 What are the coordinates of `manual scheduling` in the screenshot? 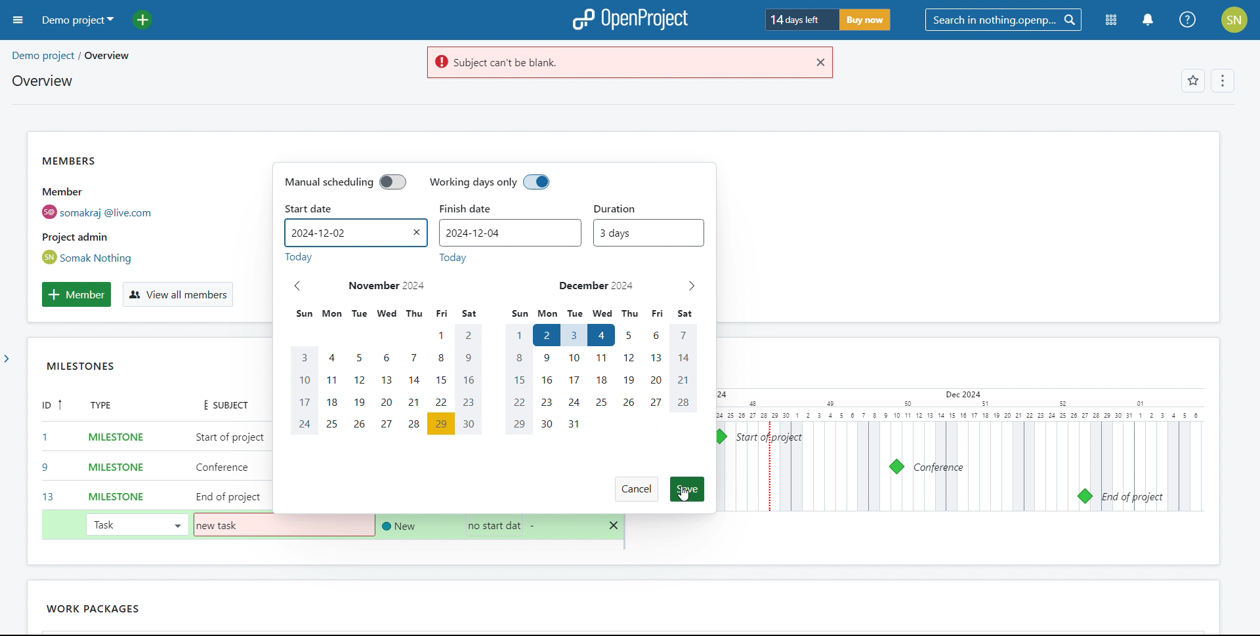 It's located at (345, 182).